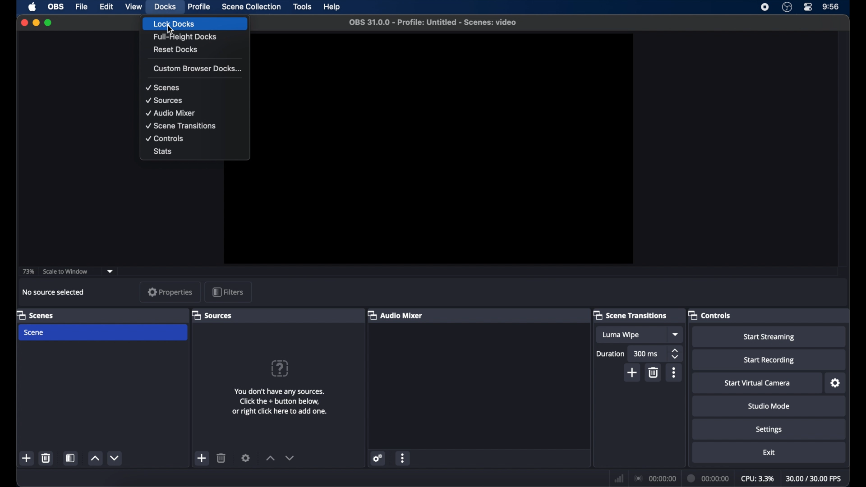  Describe the element at coordinates (199, 7) in the screenshot. I see `profile` at that location.